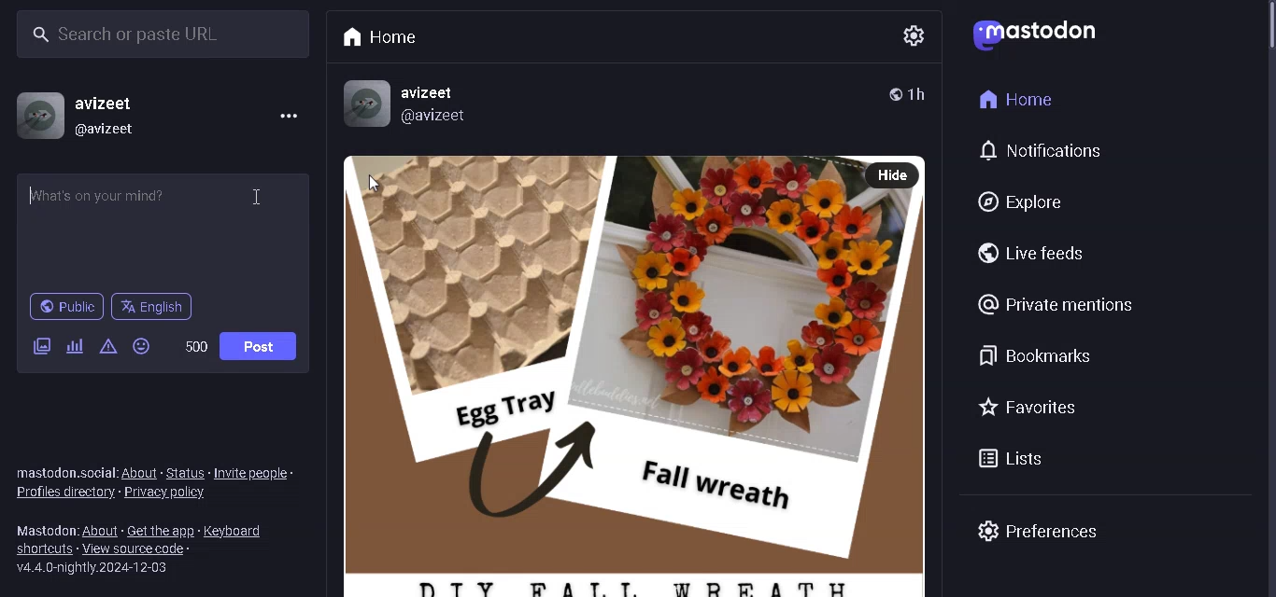 This screenshot has height=597, width=1276. I want to click on POST, so click(264, 346).